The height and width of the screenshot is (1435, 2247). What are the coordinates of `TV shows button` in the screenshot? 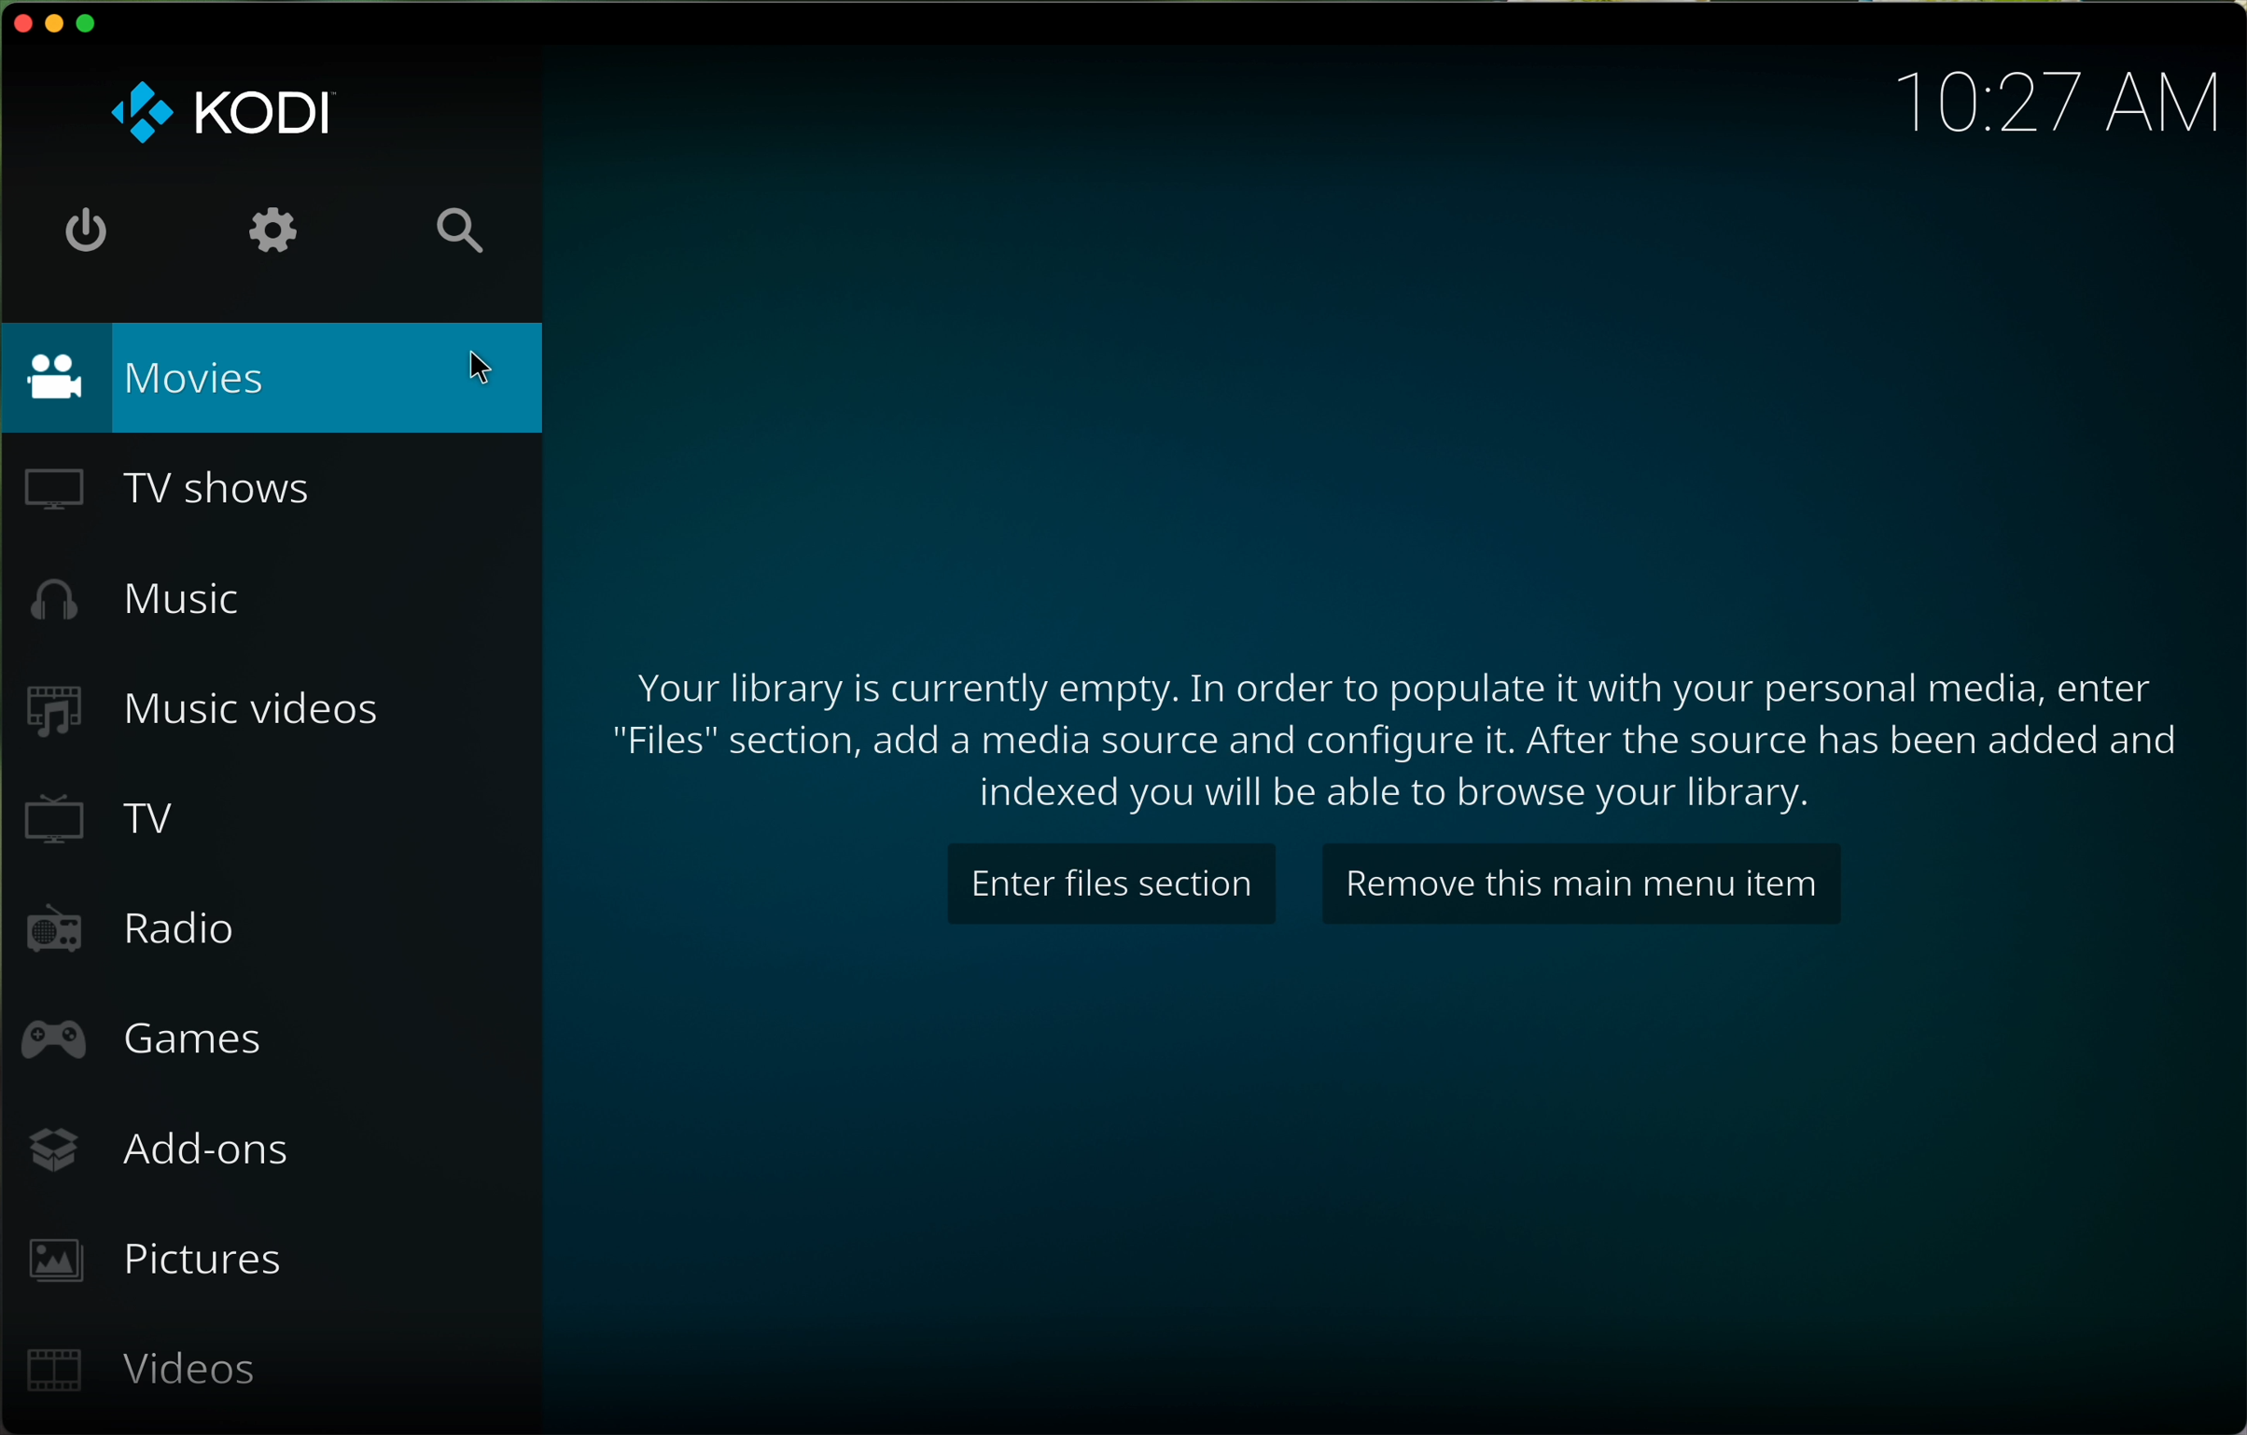 It's located at (164, 486).